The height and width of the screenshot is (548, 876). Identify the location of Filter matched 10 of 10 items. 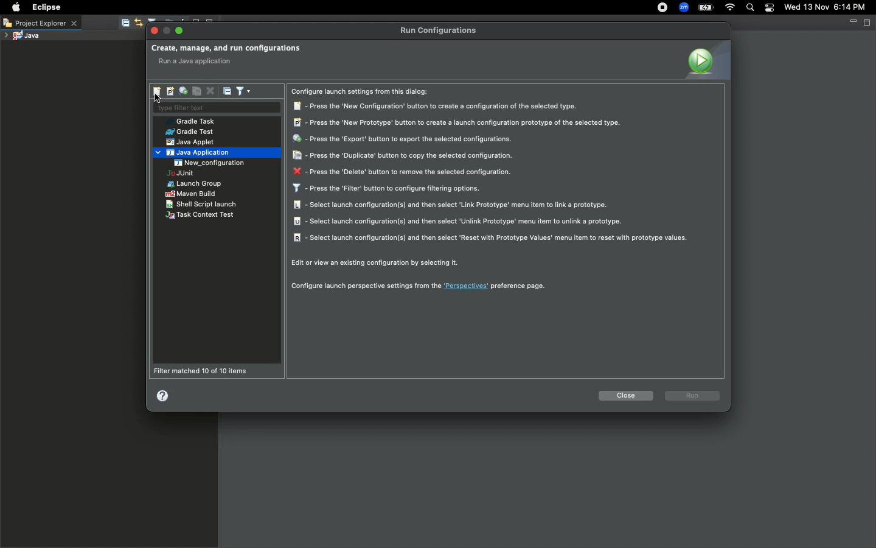
(203, 371).